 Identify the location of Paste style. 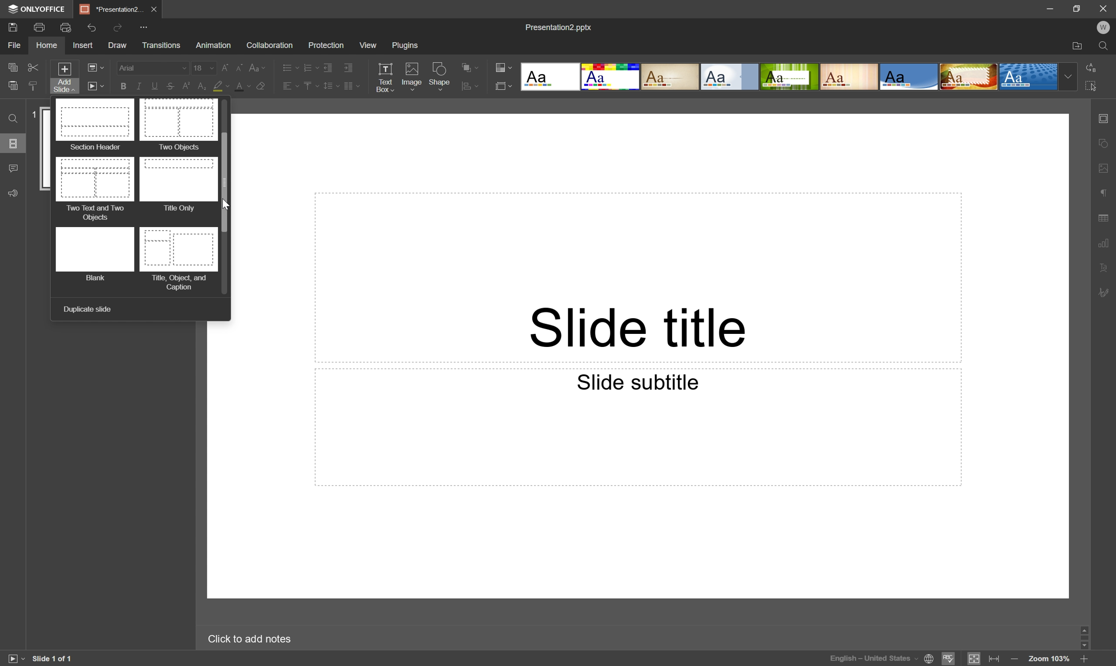
(32, 87).